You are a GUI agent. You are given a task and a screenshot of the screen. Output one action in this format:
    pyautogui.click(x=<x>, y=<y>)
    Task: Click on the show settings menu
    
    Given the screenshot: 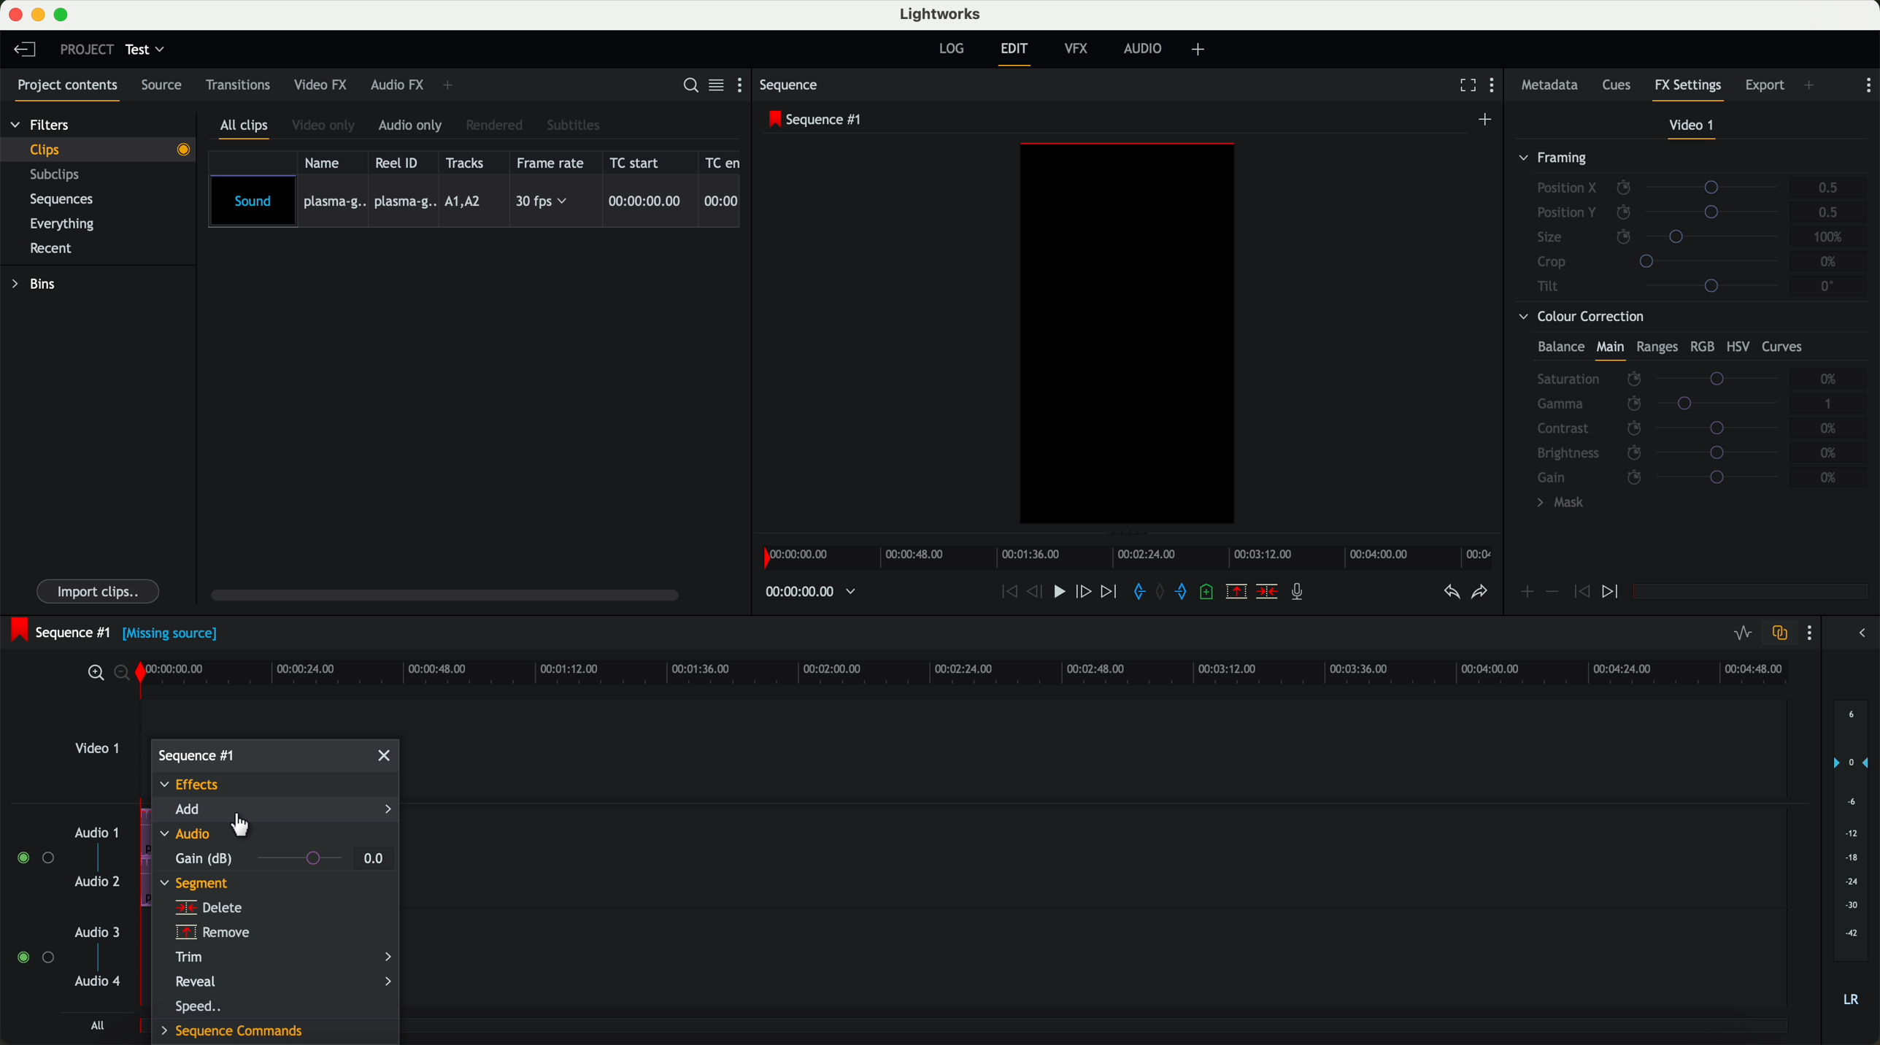 What is the action you would take?
    pyautogui.click(x=1868, y=85)
    